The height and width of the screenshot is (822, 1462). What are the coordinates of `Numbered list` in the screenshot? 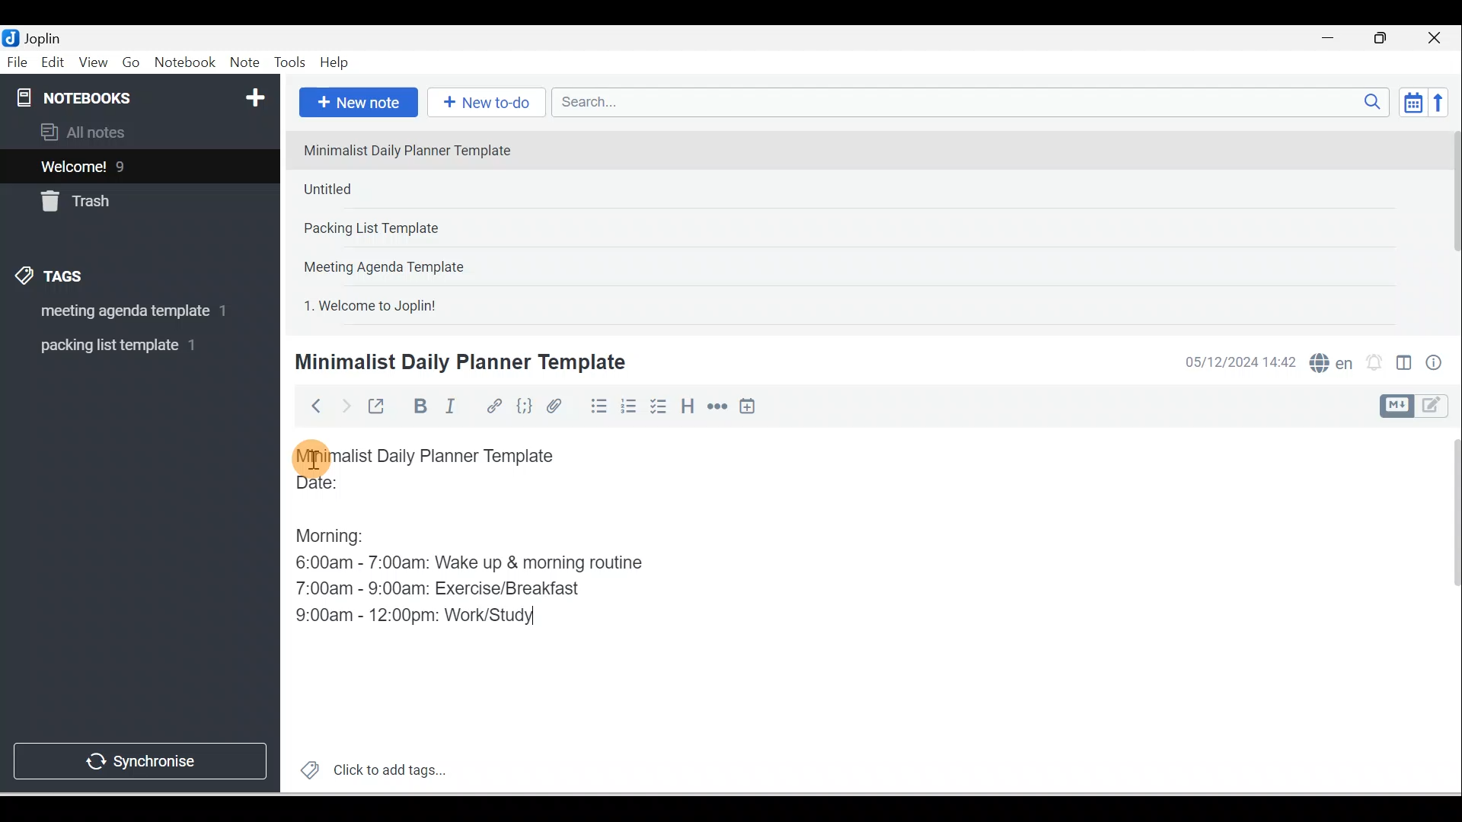 It's located at (629, 406).